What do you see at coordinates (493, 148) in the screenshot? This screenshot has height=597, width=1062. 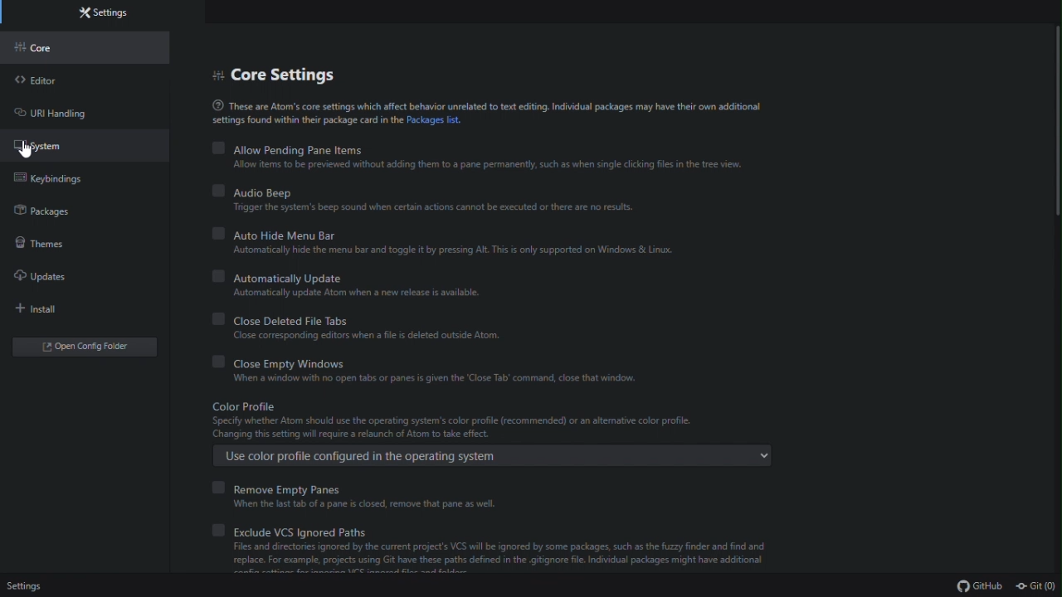 I see `allow pending pane items` at bounding box center [493, 148].